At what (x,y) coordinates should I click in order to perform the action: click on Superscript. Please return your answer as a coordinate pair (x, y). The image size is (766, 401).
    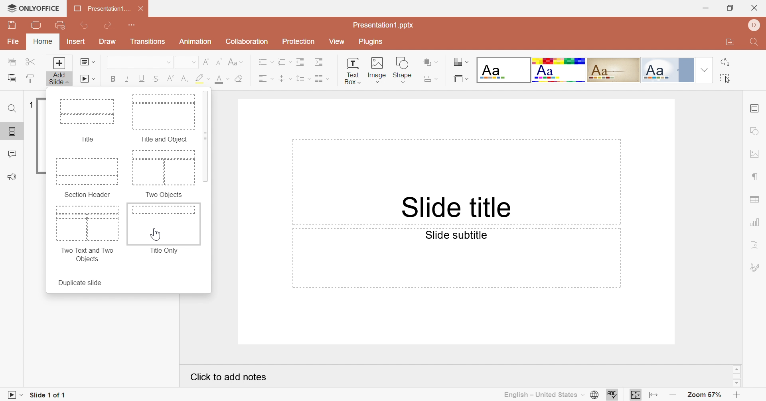
    Looking at the image, I should click on (170, 79).